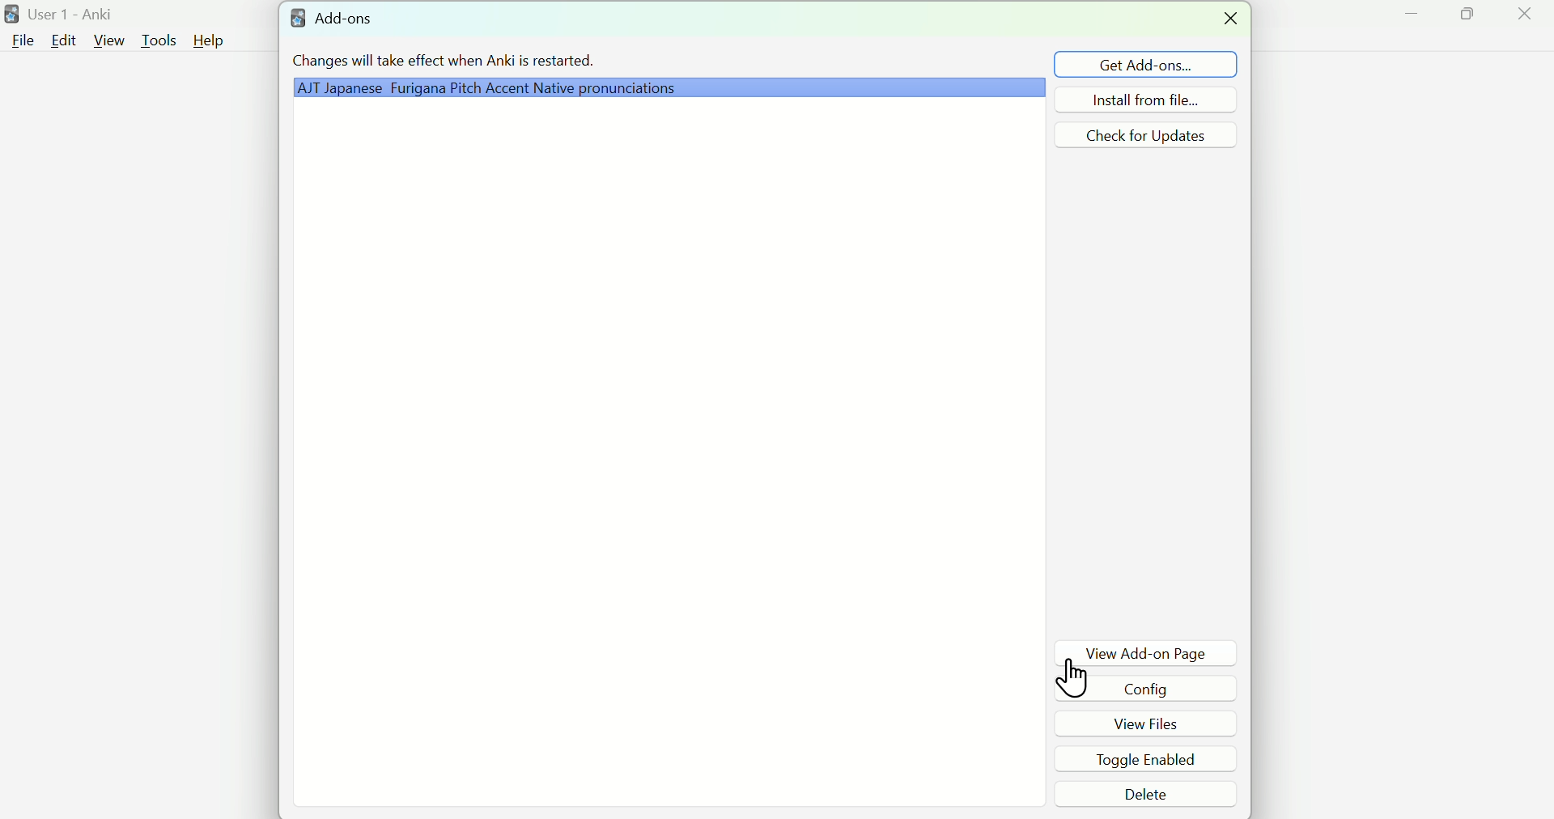 This screenshot has width=1554, height=819. What do you see at coordinates (158, 43) in the screenshot?
I see `Tools` at bounding box center [158, 43].